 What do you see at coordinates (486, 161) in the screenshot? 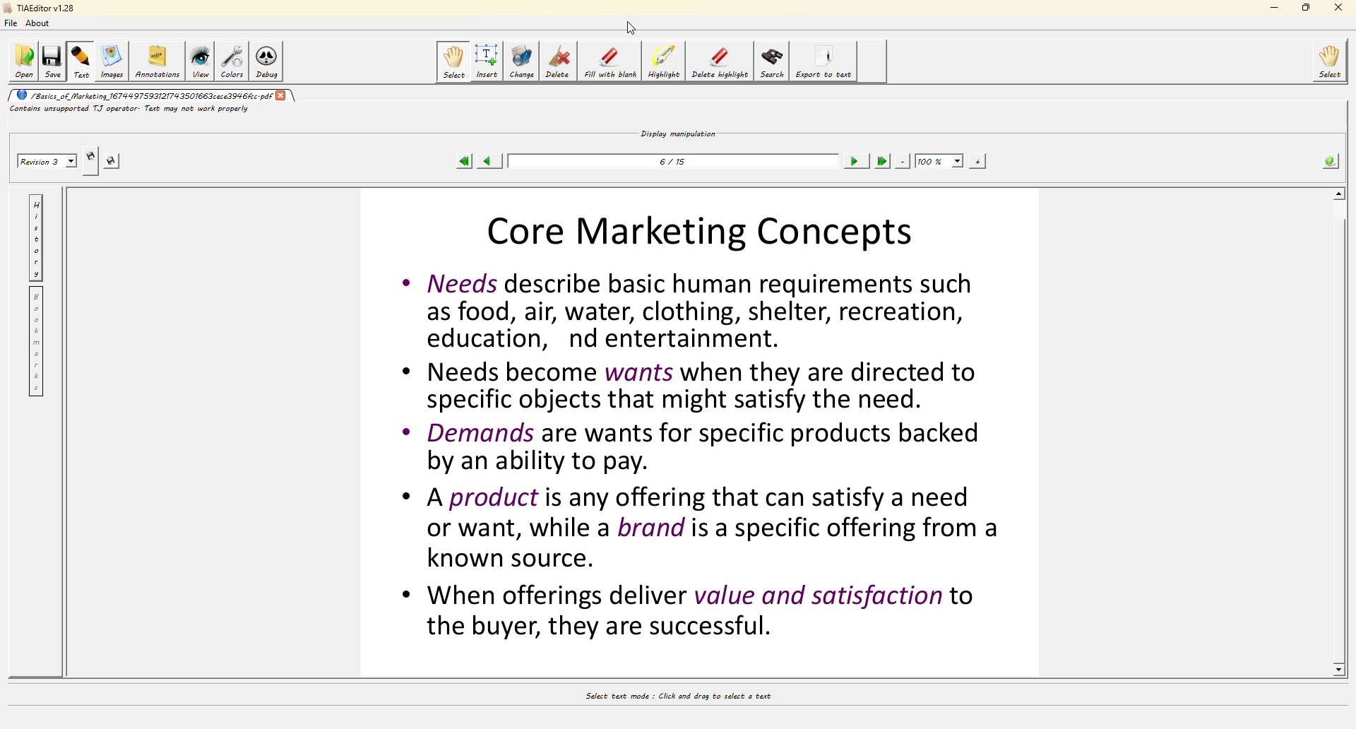
I see `previous page` at bounding box center [486, 161].